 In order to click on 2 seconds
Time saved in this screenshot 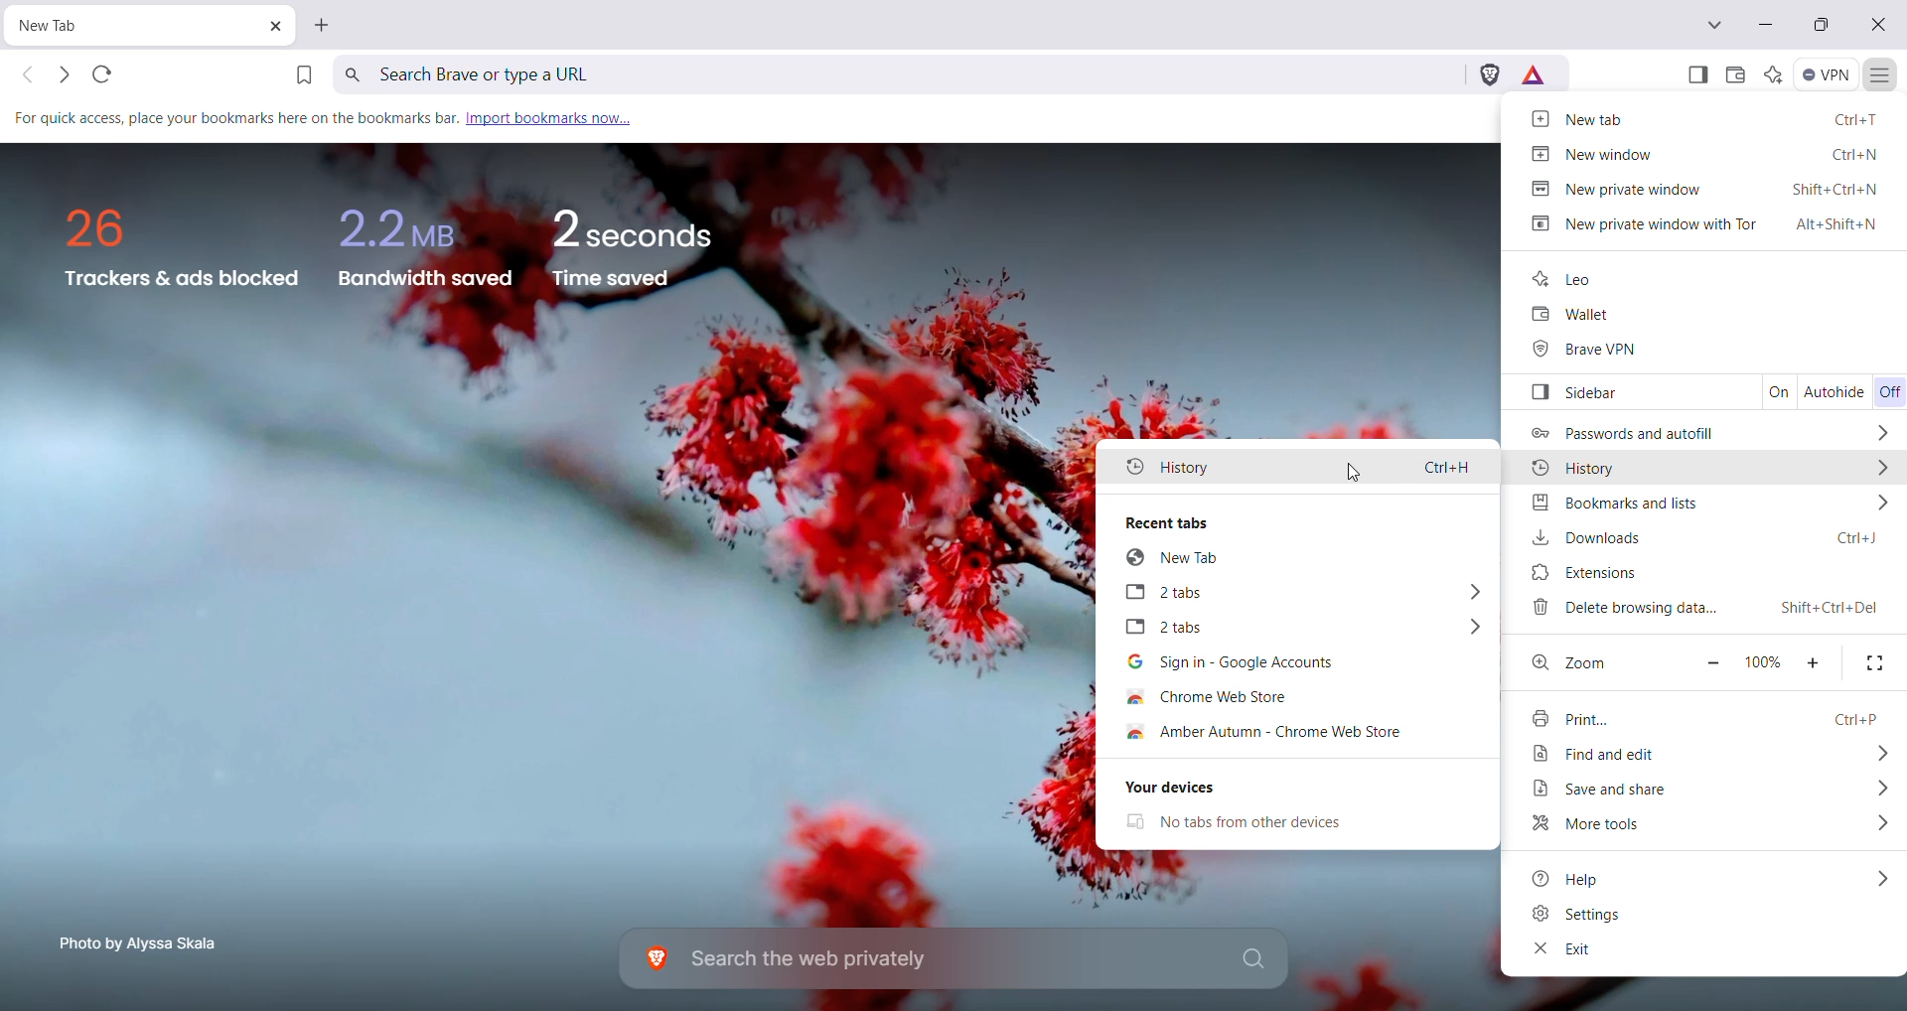, I will do `click(646, 241)`.